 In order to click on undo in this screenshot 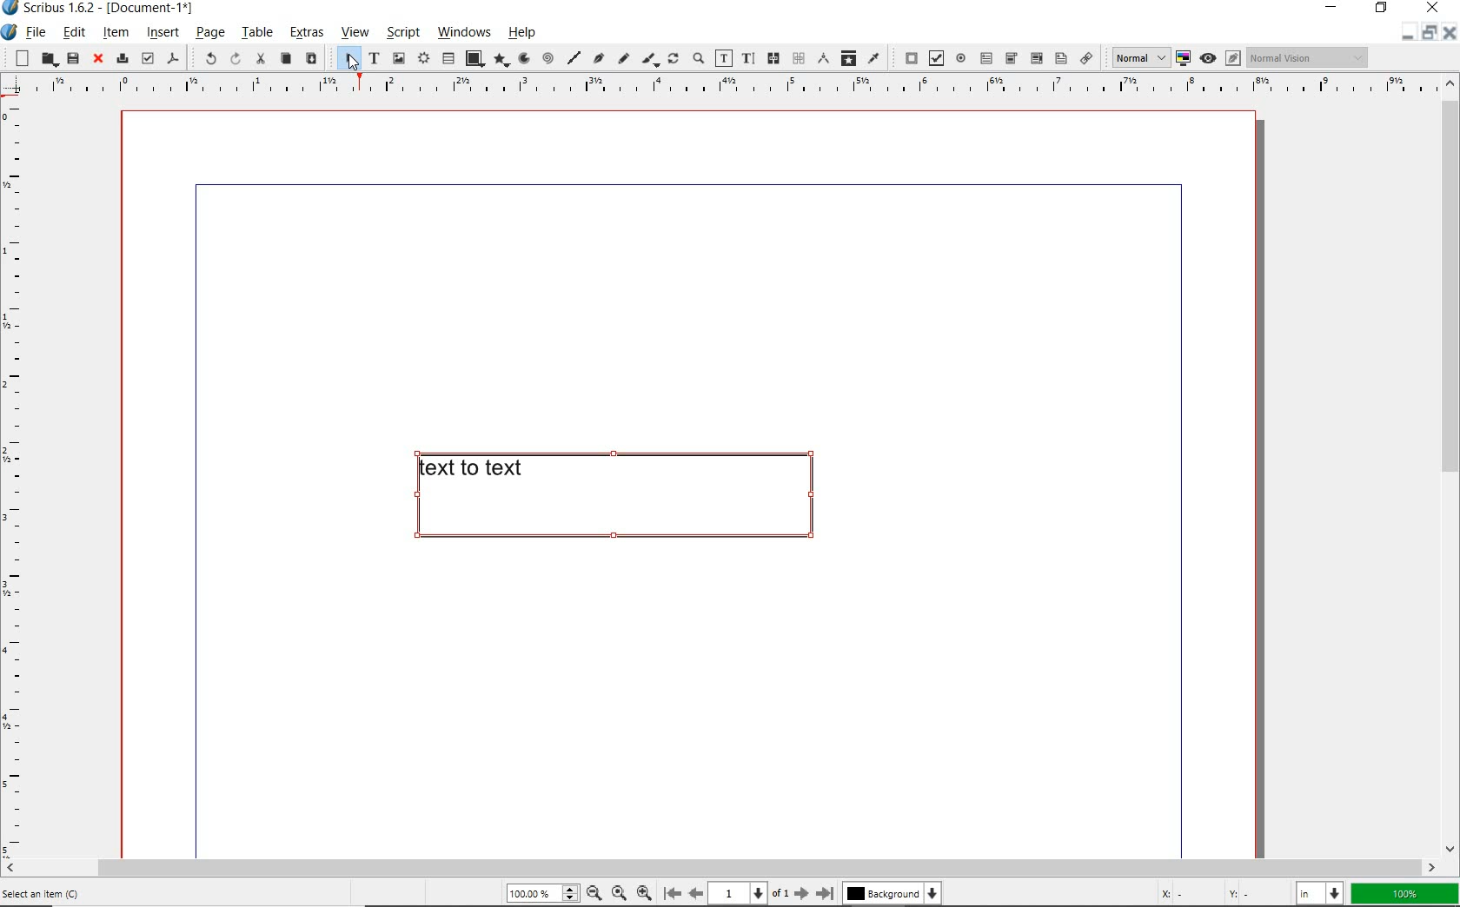, I will do `click(203, 57)`.